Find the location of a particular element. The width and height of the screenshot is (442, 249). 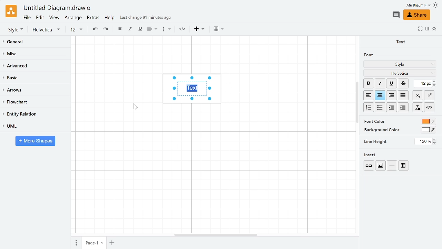

Text color change is located at coordinates (191, 89).